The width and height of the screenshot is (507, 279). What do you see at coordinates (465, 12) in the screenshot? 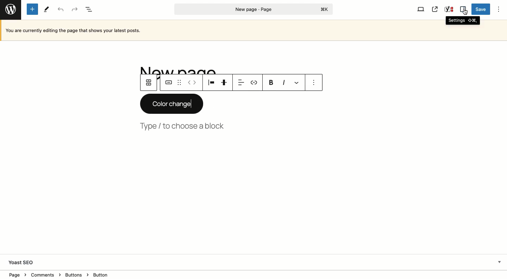
I see `cursor` at bounding box center [465, 12].